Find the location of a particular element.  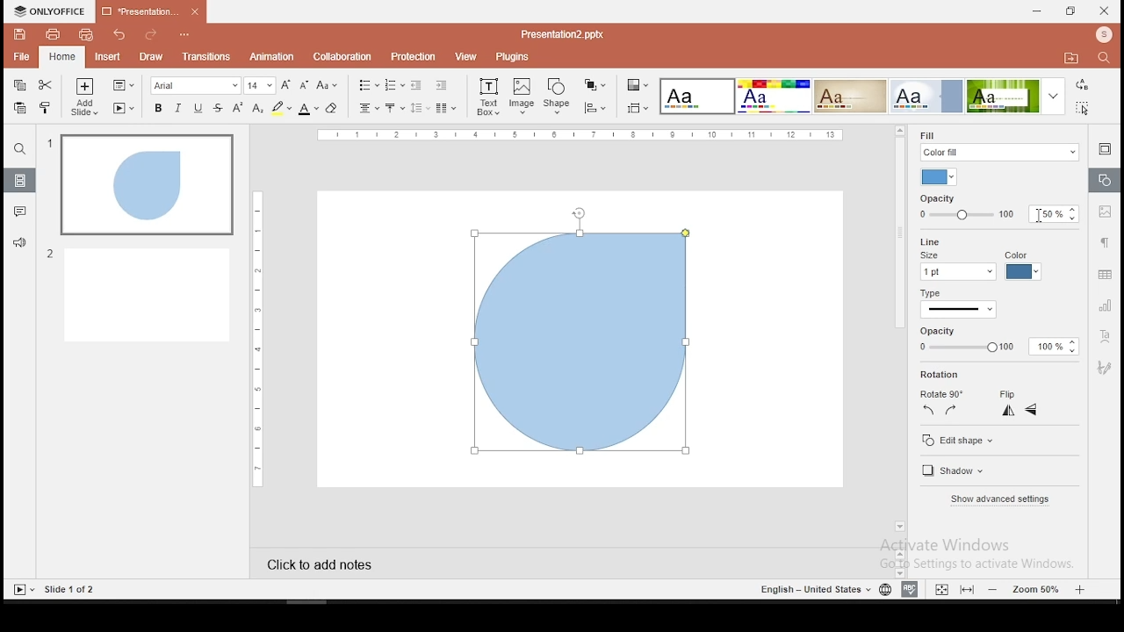

opacity is located at coordinates (992, 341).